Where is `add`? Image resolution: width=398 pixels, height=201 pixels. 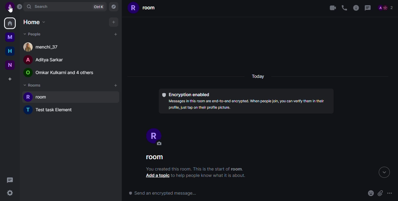 add is located at coordinates (115, 34).